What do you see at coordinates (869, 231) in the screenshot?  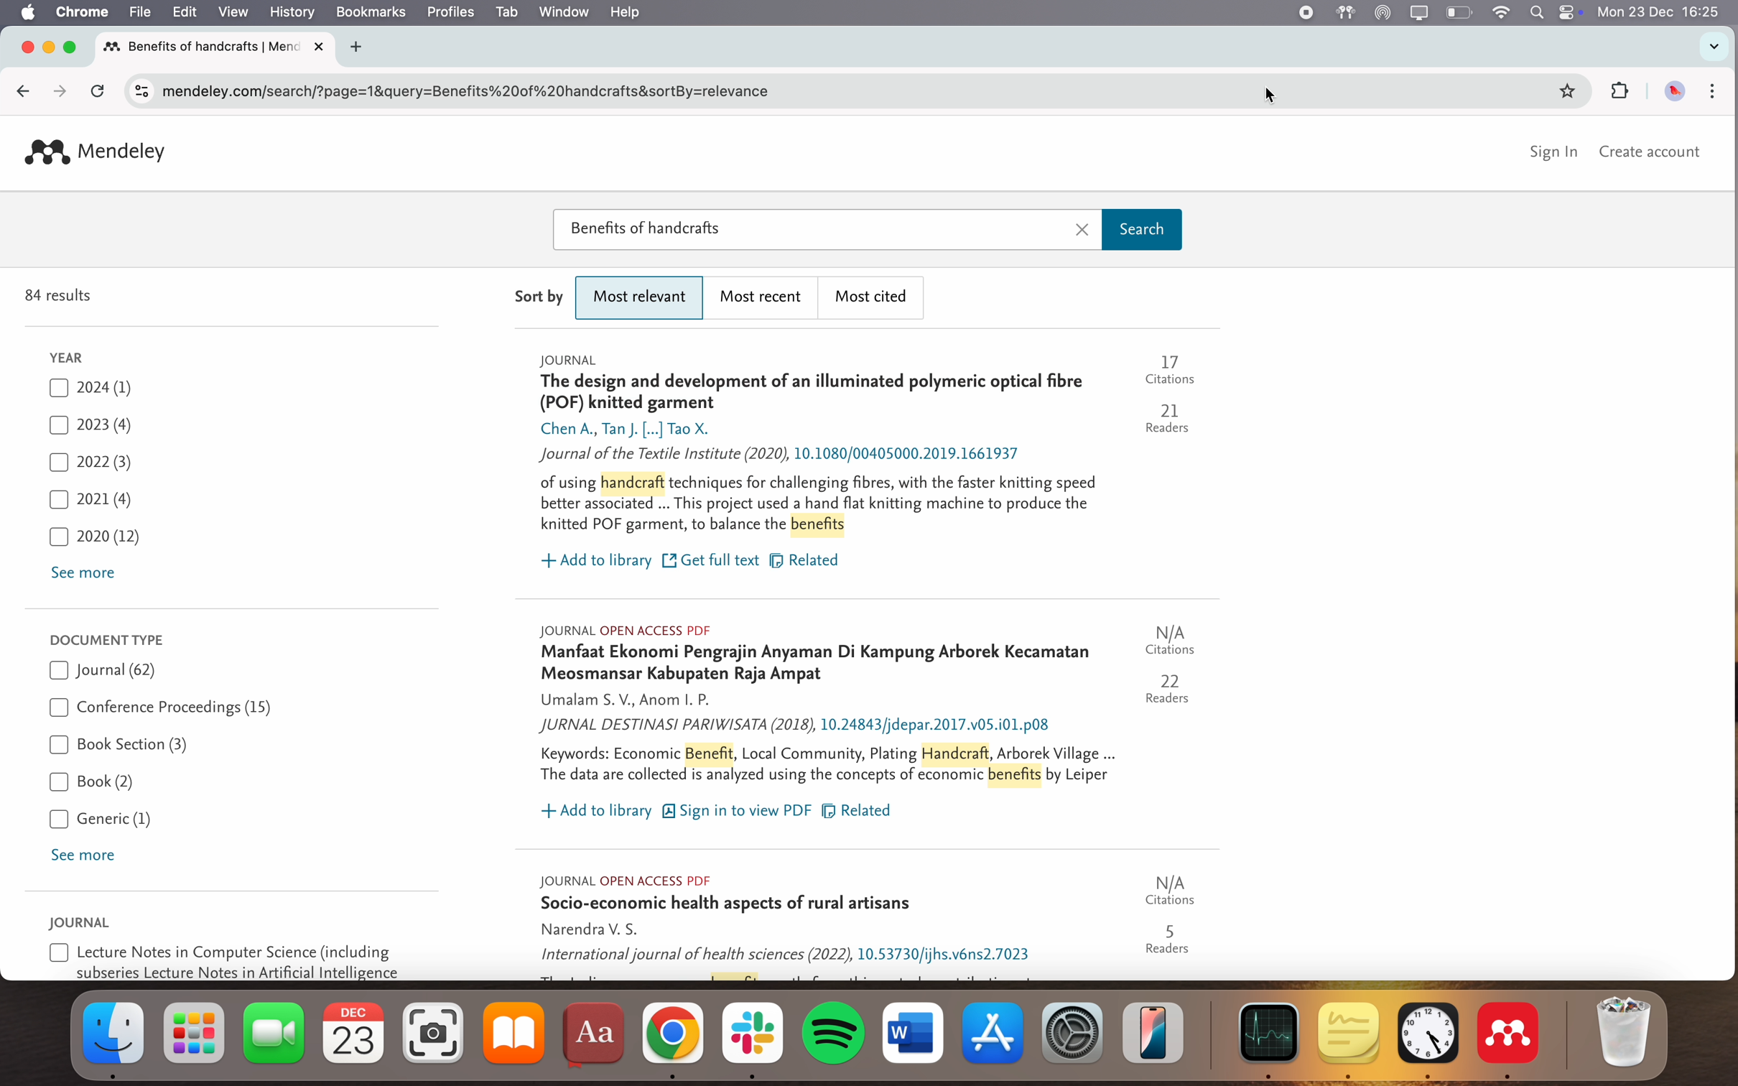 I see `search bar` at bounding box center [869, 231].